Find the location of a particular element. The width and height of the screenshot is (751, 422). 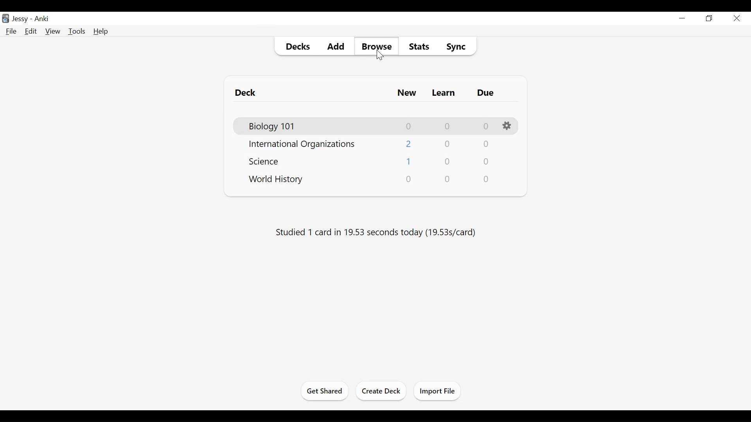

Get Shared is located at coordinates (323, 392).